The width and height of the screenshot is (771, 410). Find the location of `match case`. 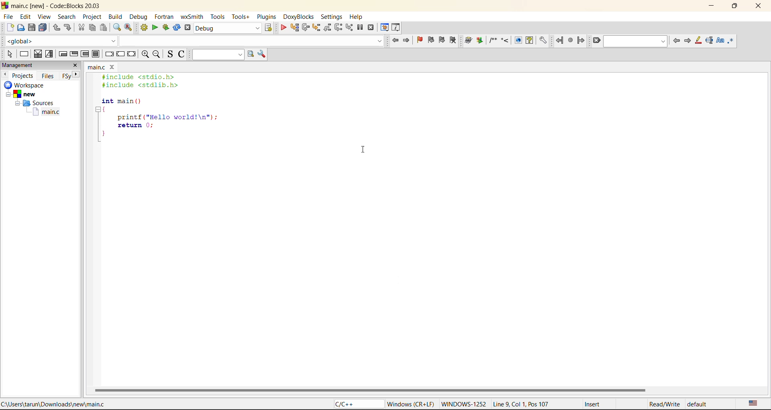

match case is located at coordinates (720, 41).